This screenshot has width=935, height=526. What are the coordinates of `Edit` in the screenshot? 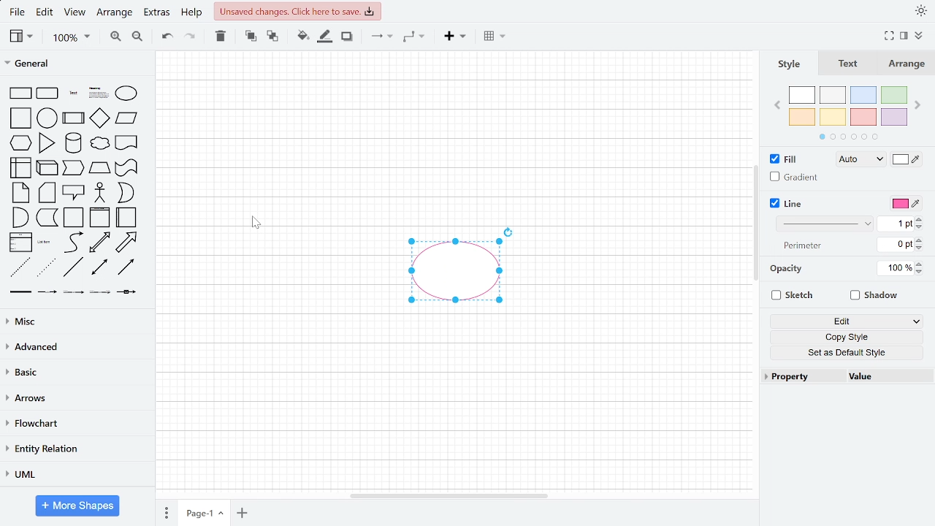 It's located at (849, 322).